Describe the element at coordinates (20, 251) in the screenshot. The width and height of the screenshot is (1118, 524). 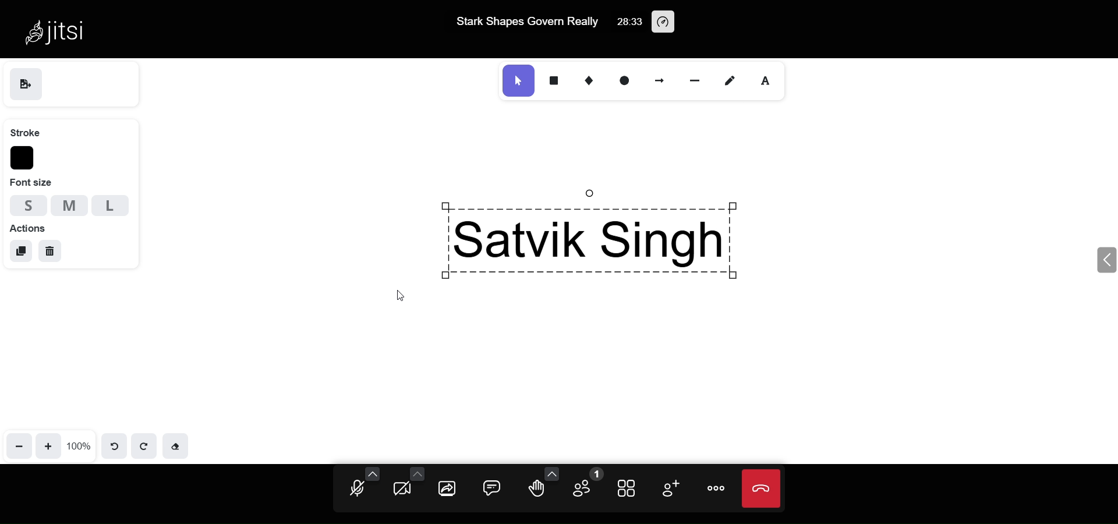
I see `duplicate` at that location.